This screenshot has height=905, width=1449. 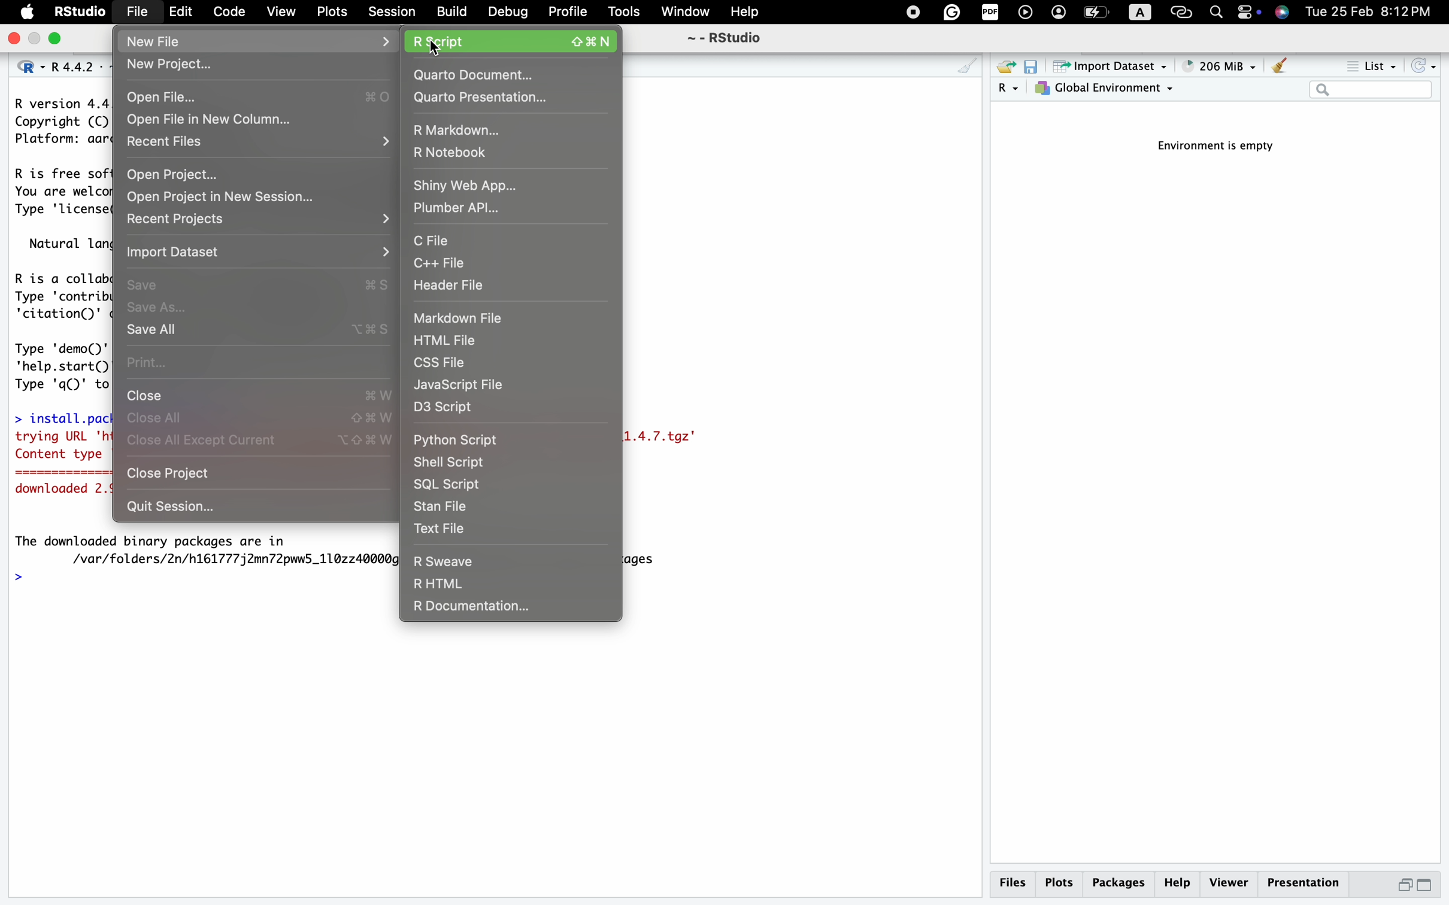 What do you see at coordinates (1426, 68) in the screenshot?
I see `refresh the list of objects in the environment` at bounding box center [1426, 68].